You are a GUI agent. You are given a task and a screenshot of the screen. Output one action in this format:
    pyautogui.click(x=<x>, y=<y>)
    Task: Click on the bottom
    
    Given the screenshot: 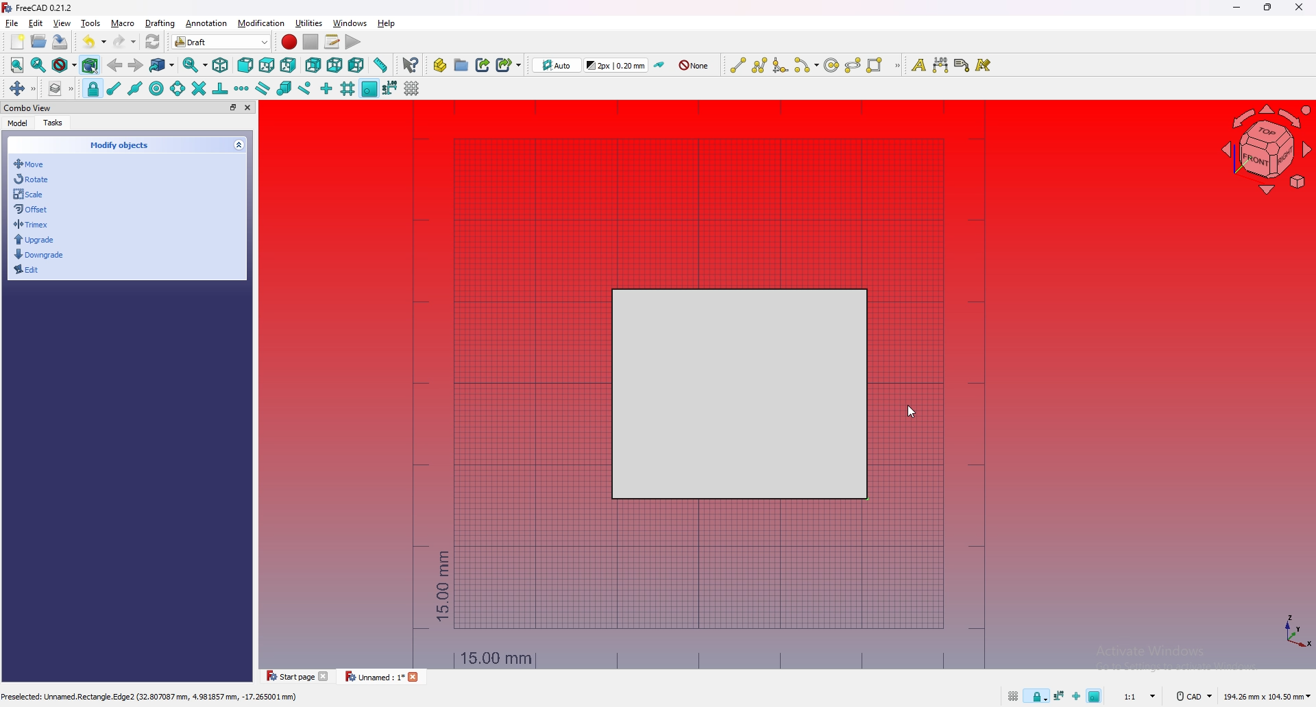 What is the action you would take?
    pyautogui.click(x=334, y=66)
    